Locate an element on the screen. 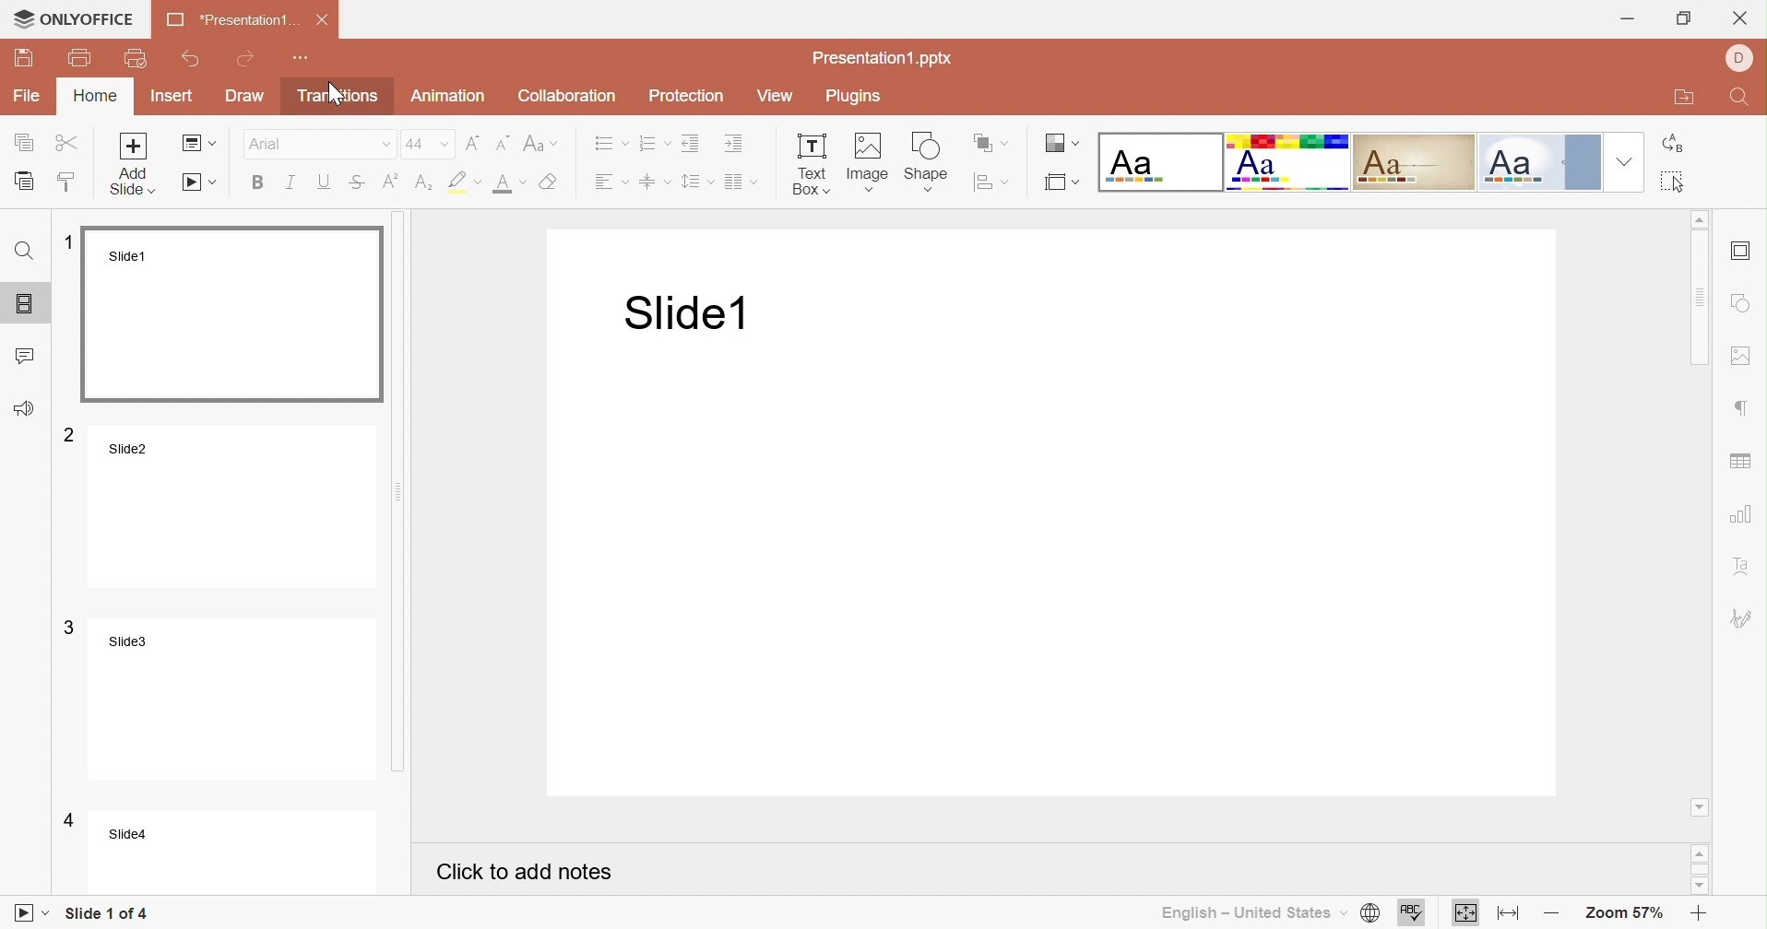  Superscript is located at coordinates (390, 183).